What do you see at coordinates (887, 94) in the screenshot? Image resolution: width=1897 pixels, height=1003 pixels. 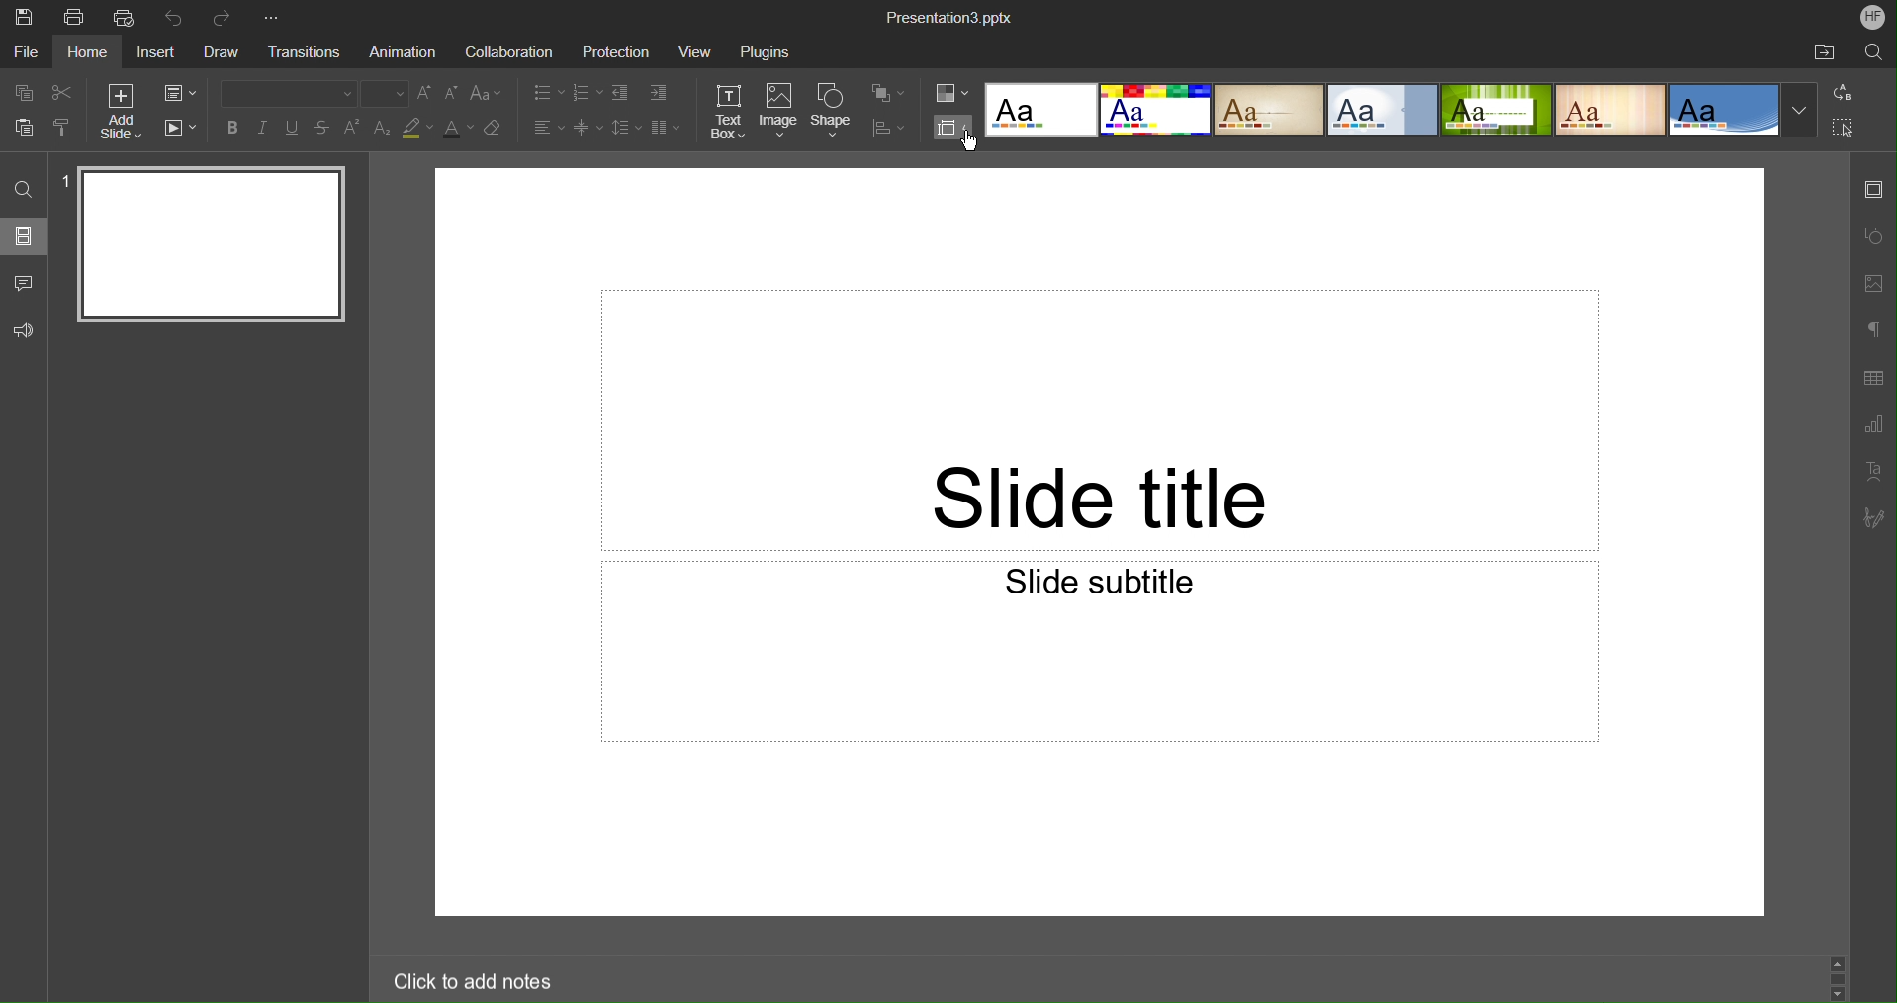 I see `Arrange` at bounding box center [887, 94].